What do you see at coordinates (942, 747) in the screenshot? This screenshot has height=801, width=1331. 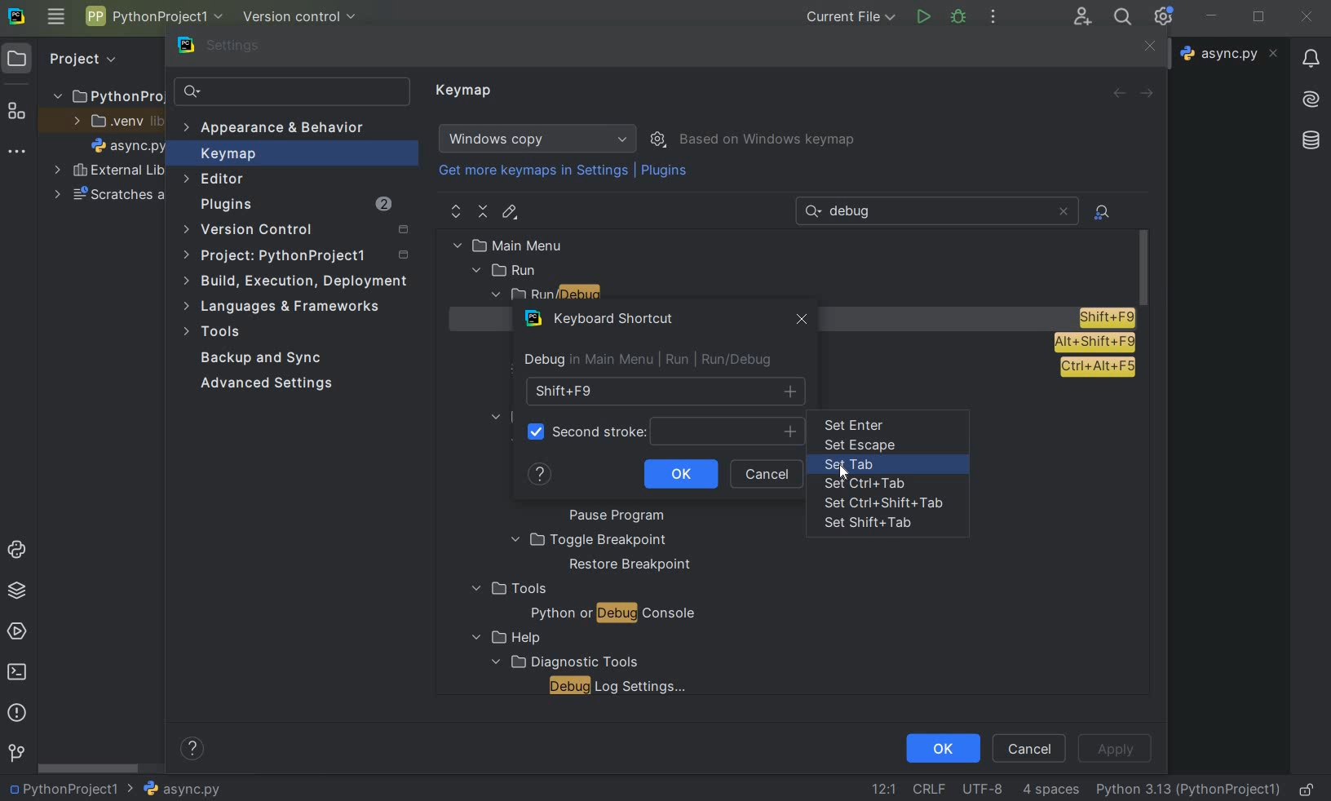 I see `ok` at bounding box center [942, 747].